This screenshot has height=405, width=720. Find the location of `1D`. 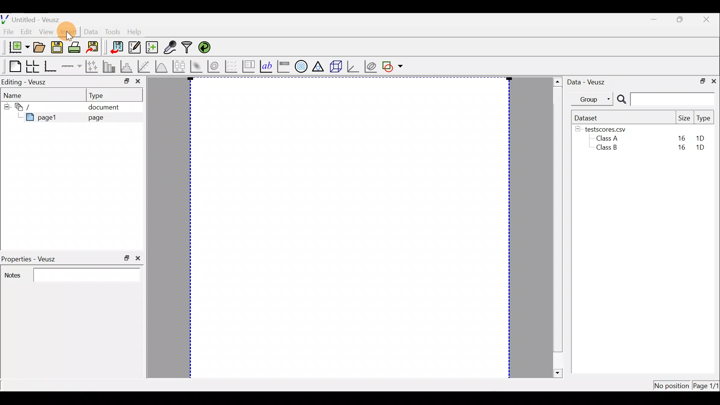

1D is located at coordinates (703, 148).